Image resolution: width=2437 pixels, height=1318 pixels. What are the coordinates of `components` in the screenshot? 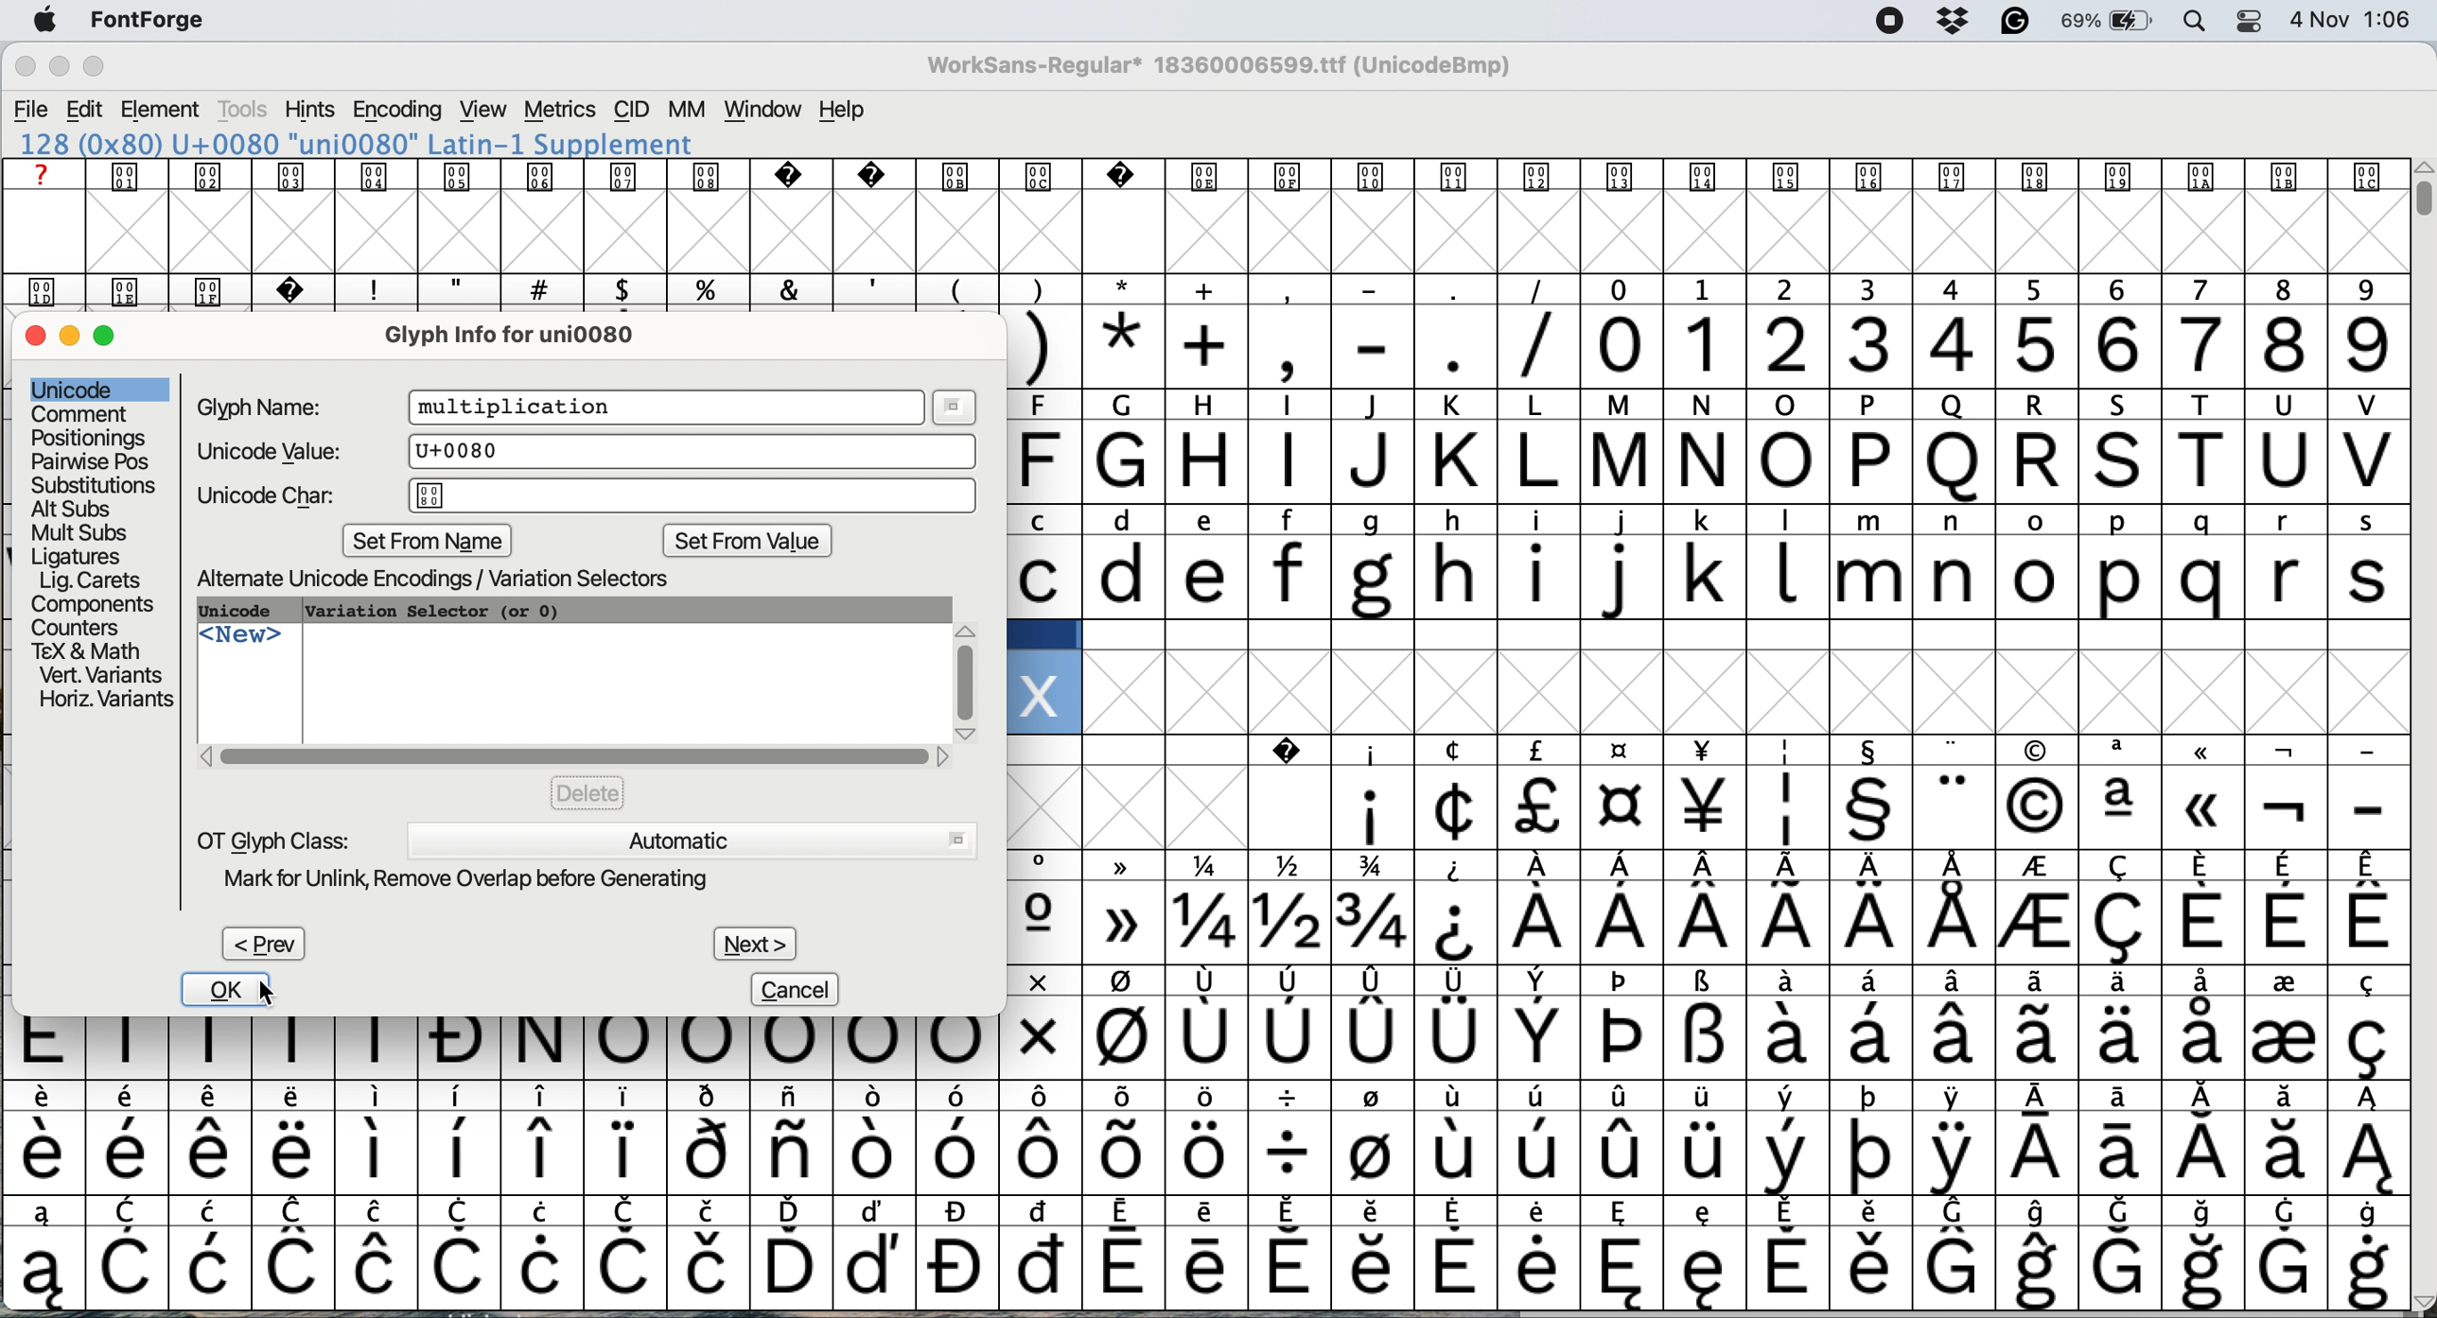 It's located at (99, 603).